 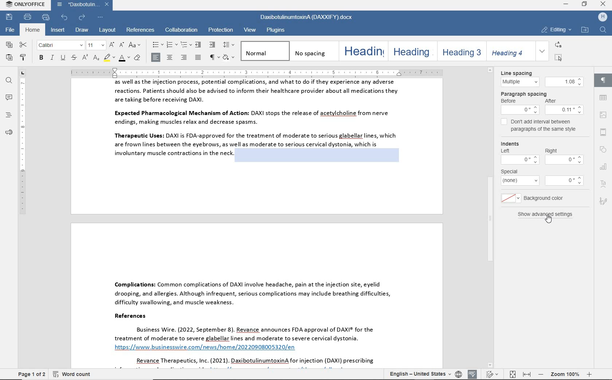 What do you see at coordinates (63, 58) in the screenshot?
I see `underline` at bounding box center [63, 58].